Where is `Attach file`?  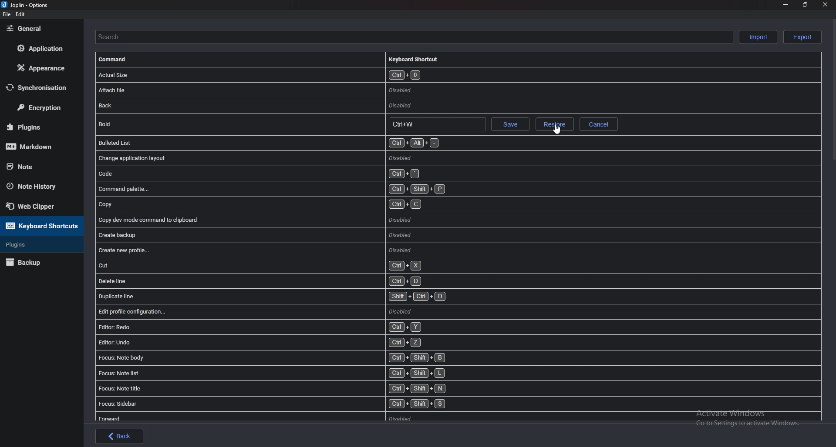
Attach file is located at coordinates (348, 90).